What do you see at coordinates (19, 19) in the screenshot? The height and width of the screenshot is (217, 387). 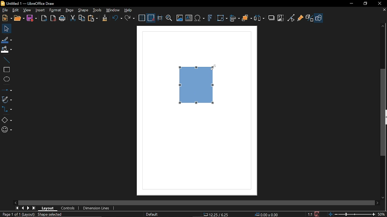 I see `Open` at bounding box center [19, 19].